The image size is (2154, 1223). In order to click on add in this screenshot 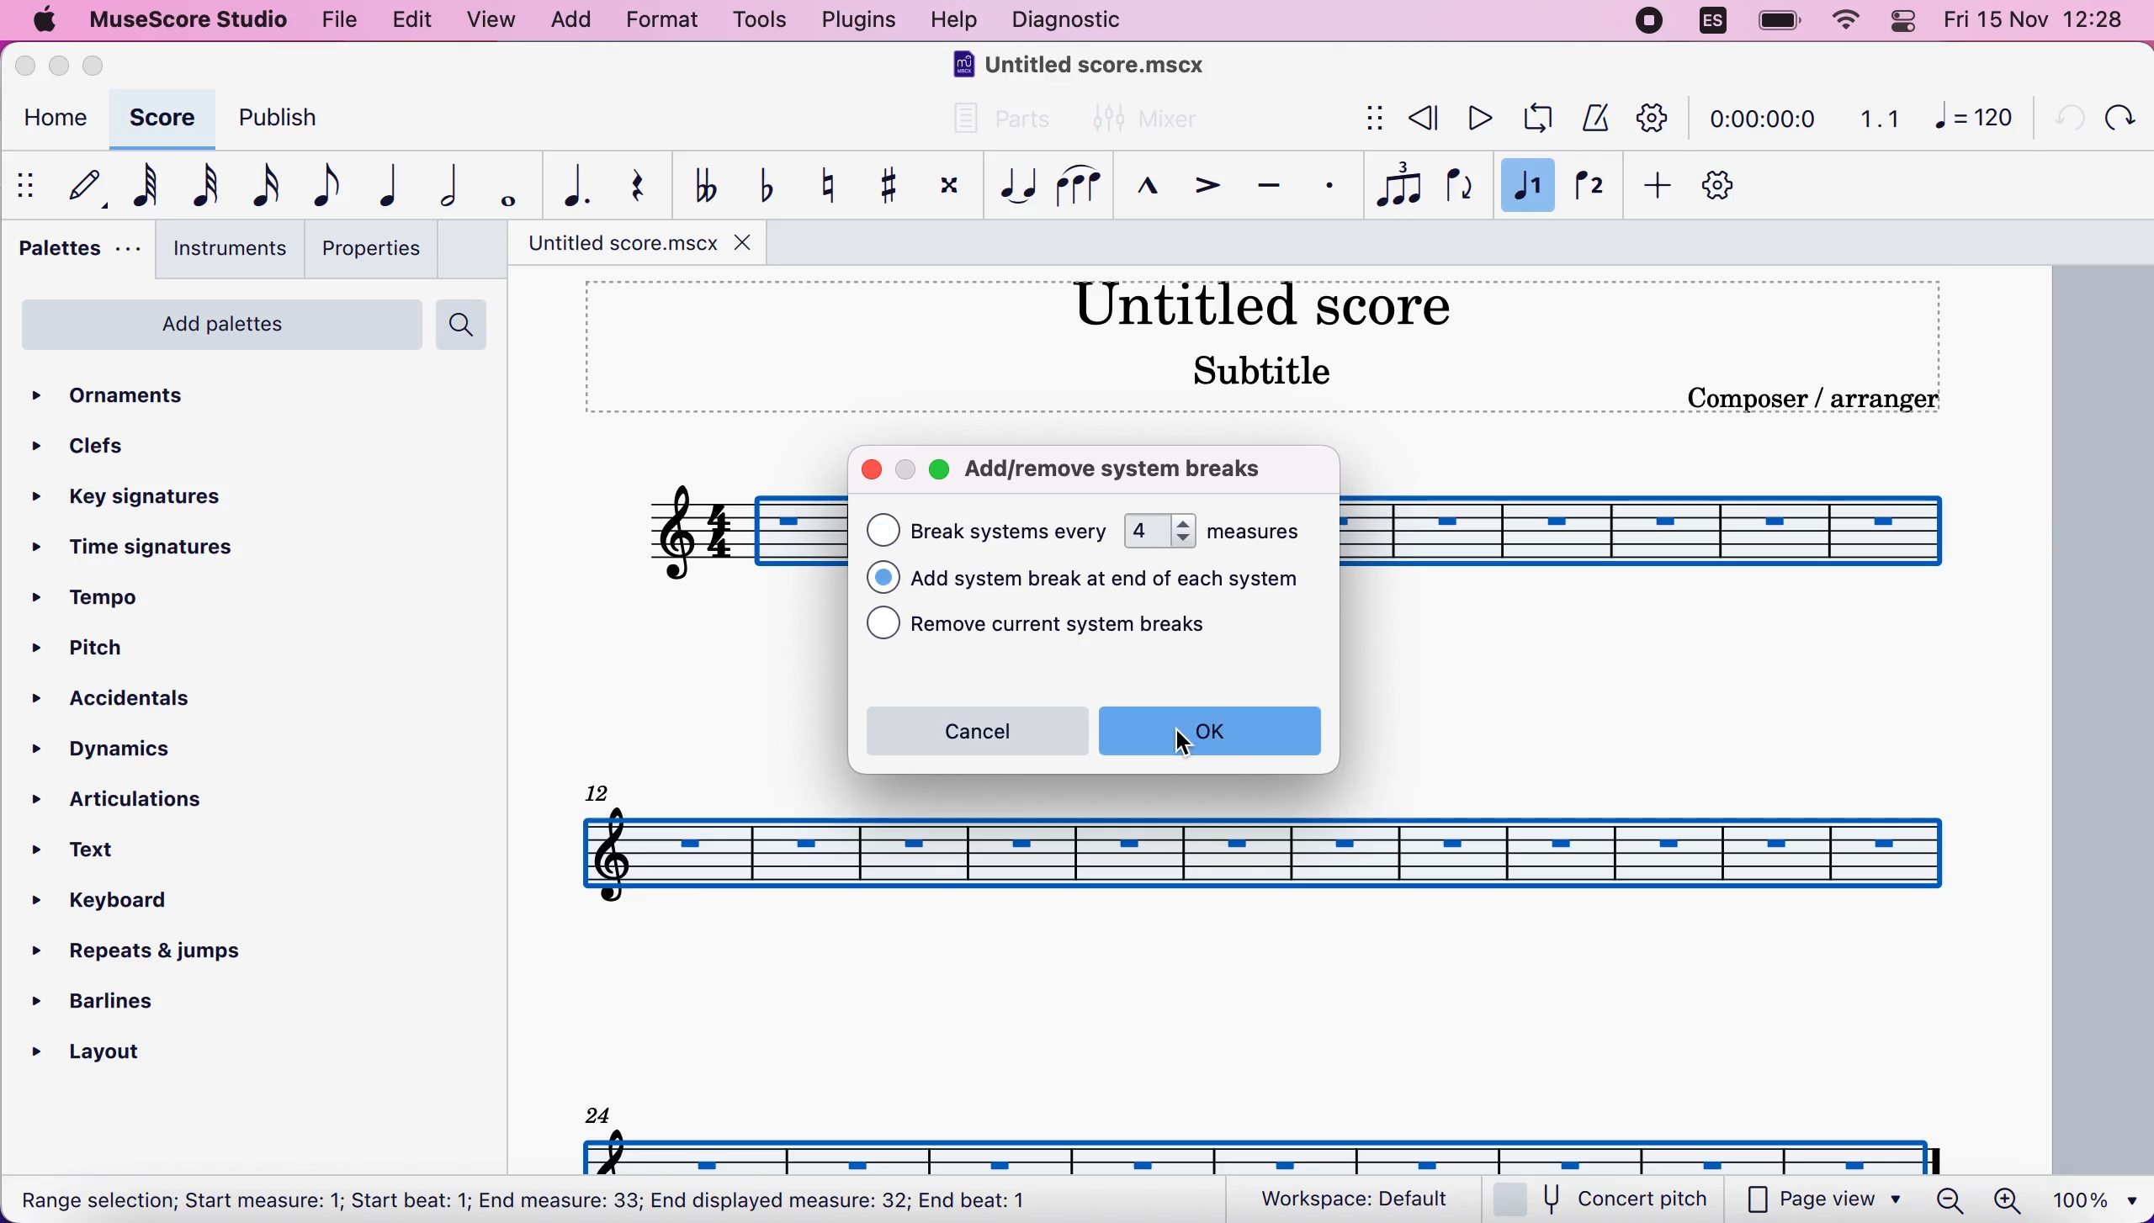, I will do `click(570, 21)`.